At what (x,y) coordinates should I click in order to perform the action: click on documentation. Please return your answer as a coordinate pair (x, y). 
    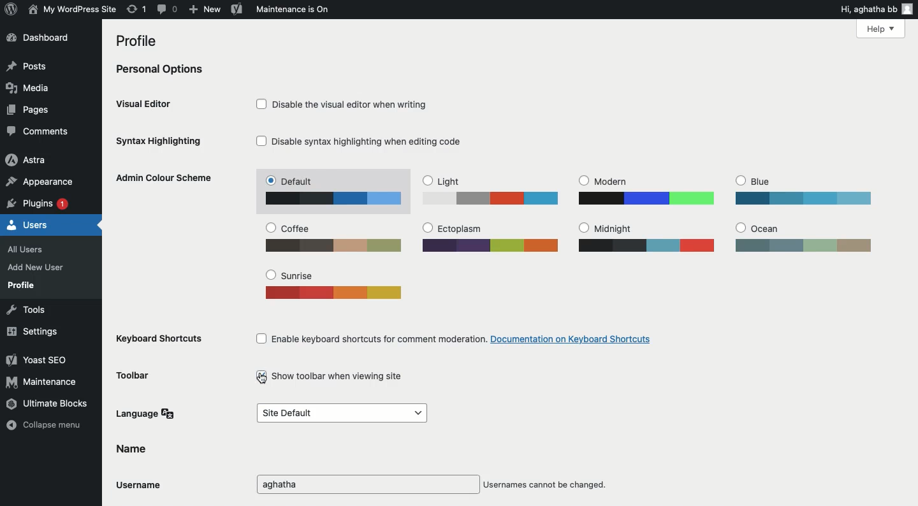
    Looking at the image, I should click on (574, 339).